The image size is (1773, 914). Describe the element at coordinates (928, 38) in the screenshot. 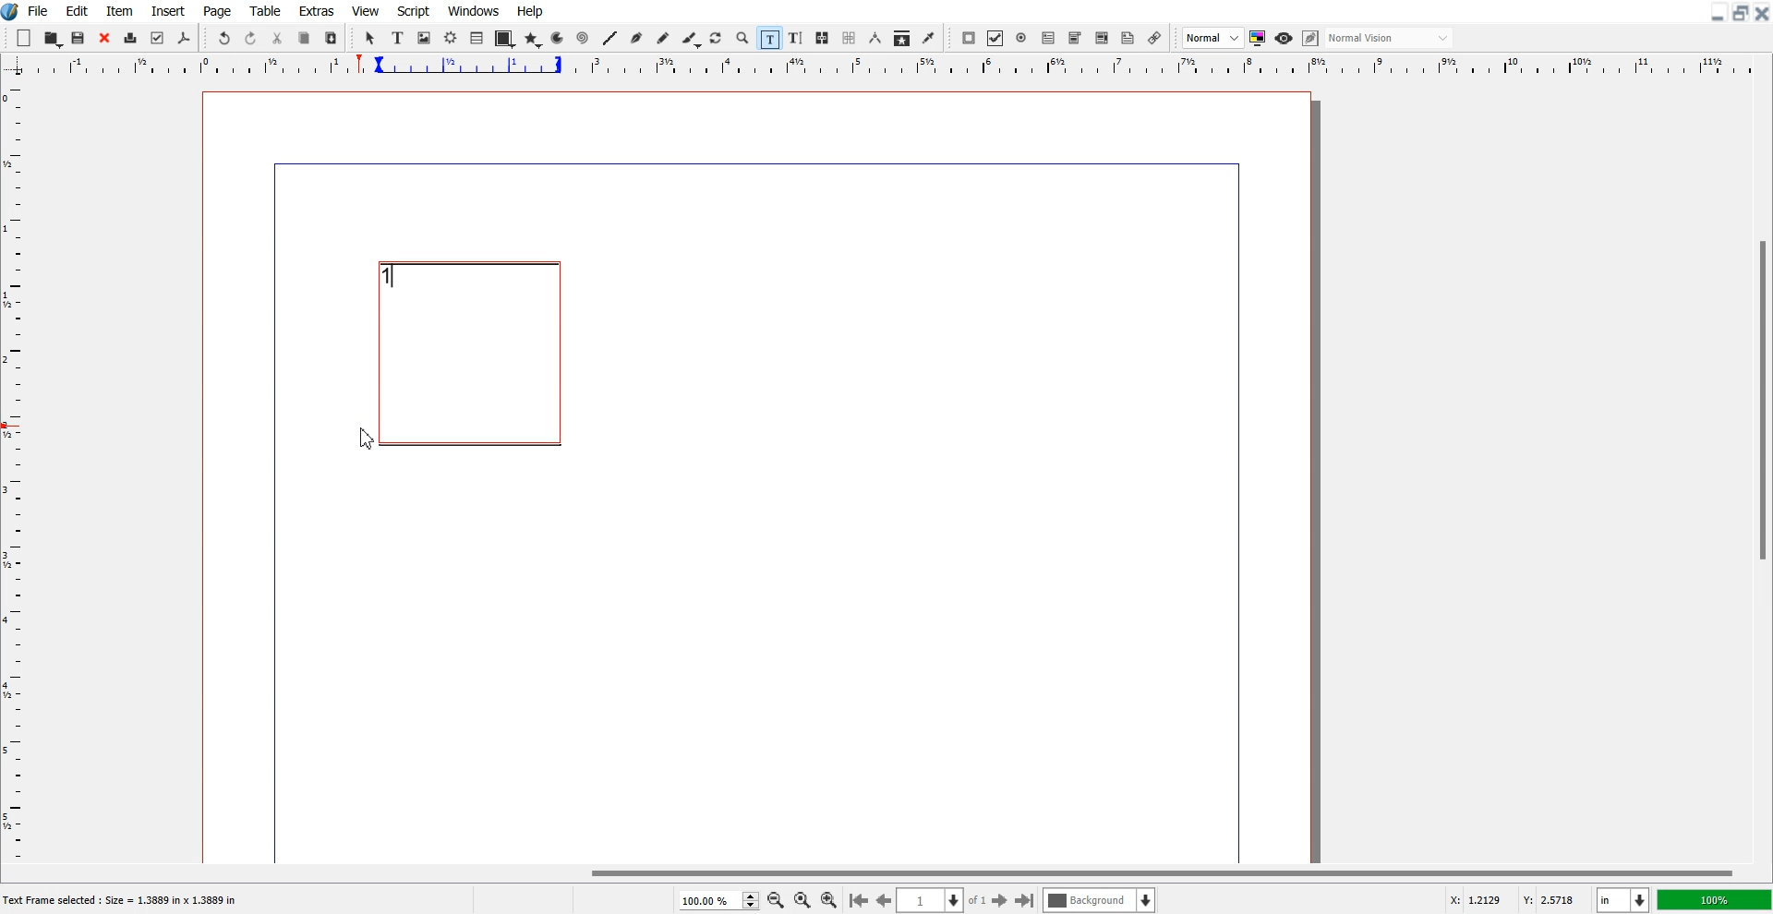

I see `Eye dropper` at that location.